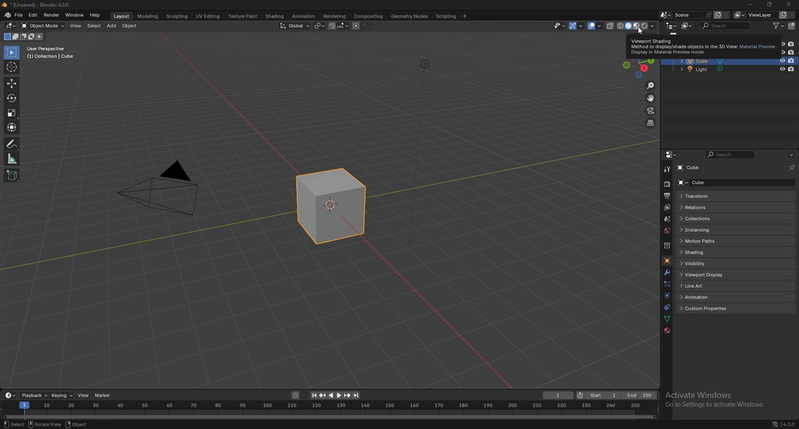 The height and width of the screenshot is (429, 799). I want to click on rendering, so click(335, 16).